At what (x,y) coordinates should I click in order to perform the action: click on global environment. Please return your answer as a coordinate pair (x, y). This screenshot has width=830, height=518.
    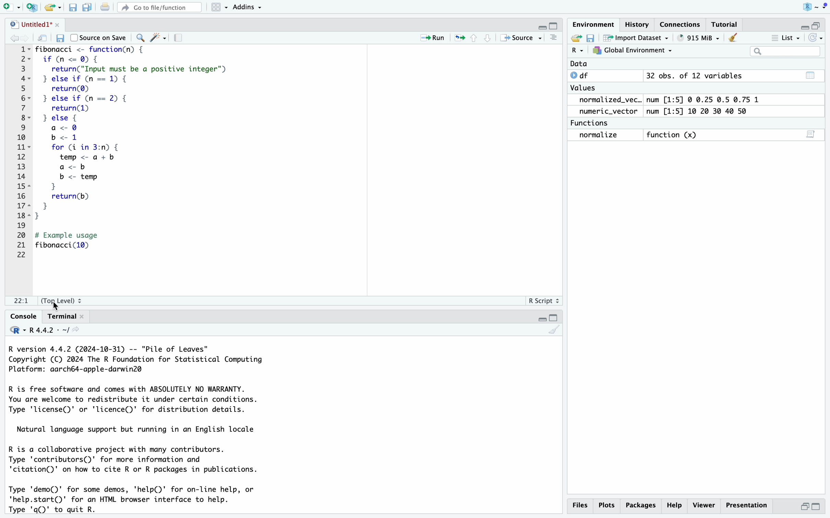
    Looking at the image, I should click on (634, 51).